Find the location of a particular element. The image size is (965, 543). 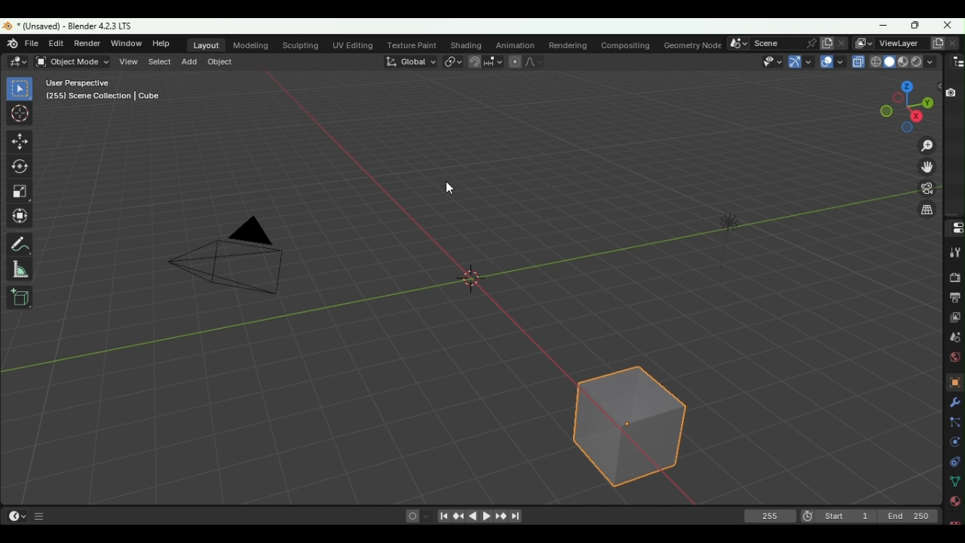

Minimize is located at coordinates (882, 26).